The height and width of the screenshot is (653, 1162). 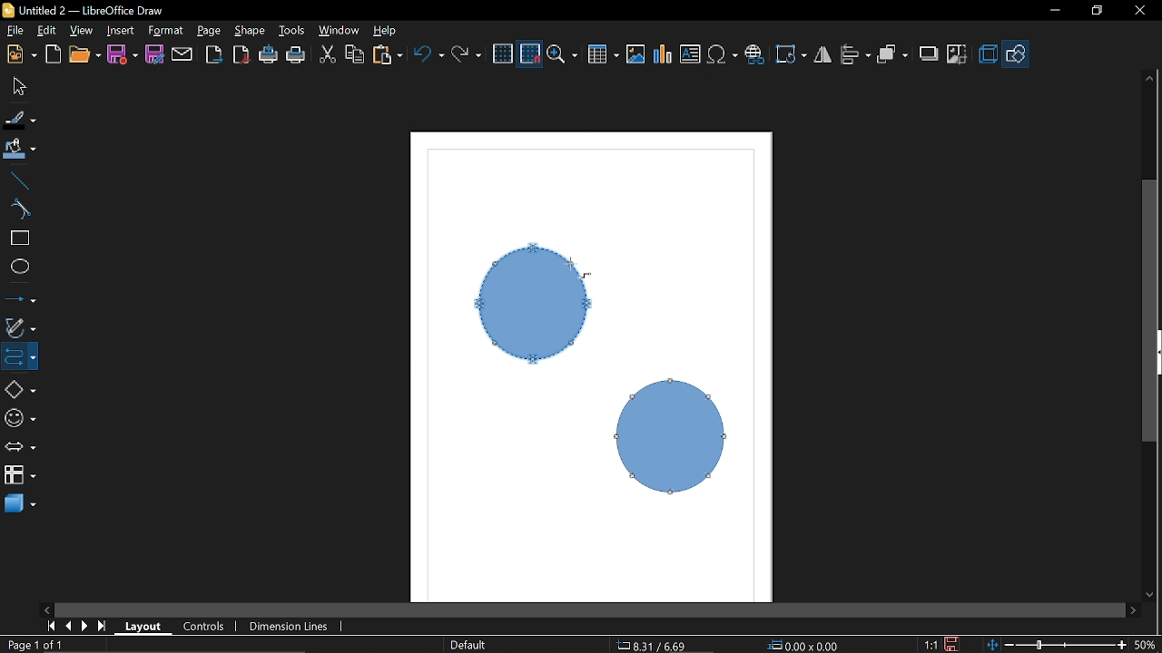 What do you see at coordinates (50, 30) in the screenshot?
I see `edit` at bounding box center [50, 30].